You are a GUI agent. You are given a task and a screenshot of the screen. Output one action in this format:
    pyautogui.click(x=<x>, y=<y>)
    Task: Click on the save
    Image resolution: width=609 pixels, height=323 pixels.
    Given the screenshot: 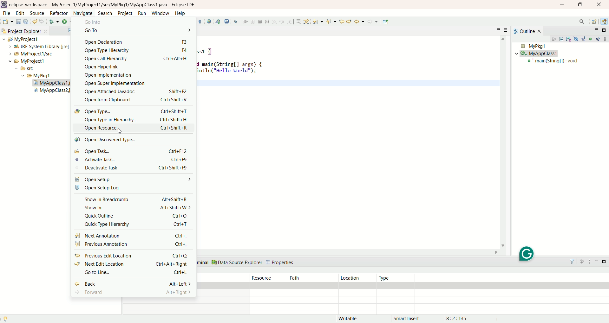 What is the action you would take?
    pyautogui.click(x=19, y=22)
    